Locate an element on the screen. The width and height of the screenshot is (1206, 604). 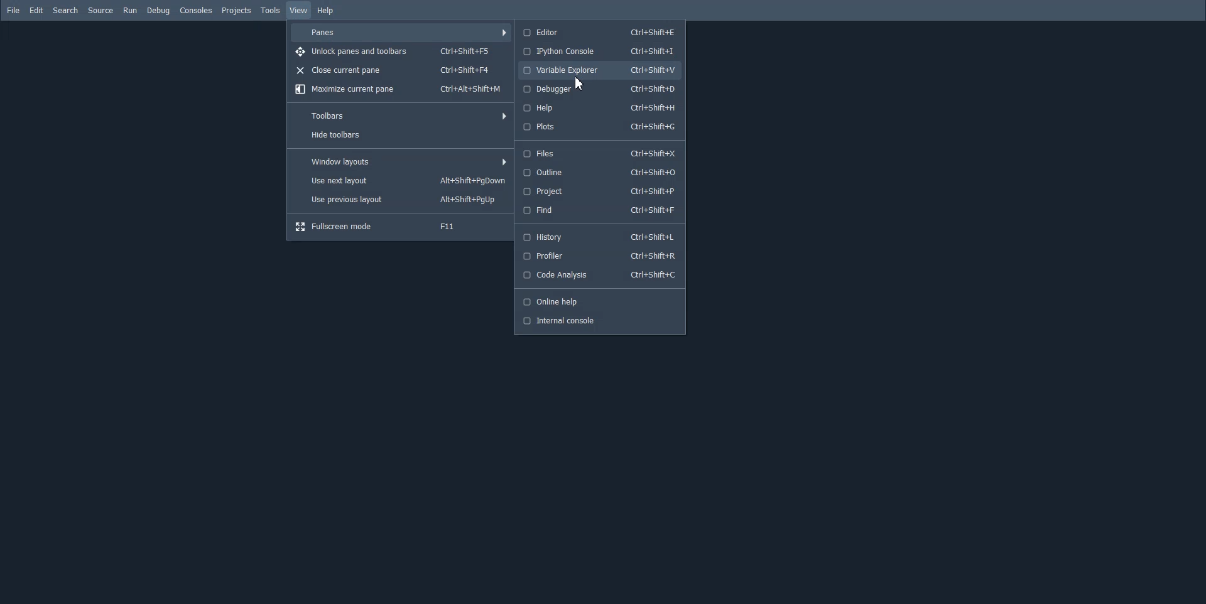
Consoles is located at coordinates (197, 10).